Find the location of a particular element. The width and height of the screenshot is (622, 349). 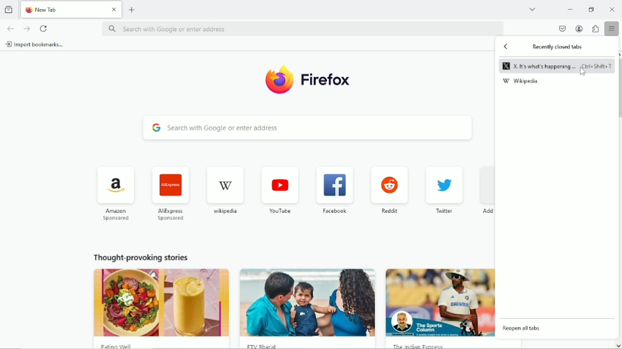

youtube is located at coordinates (279, 212).